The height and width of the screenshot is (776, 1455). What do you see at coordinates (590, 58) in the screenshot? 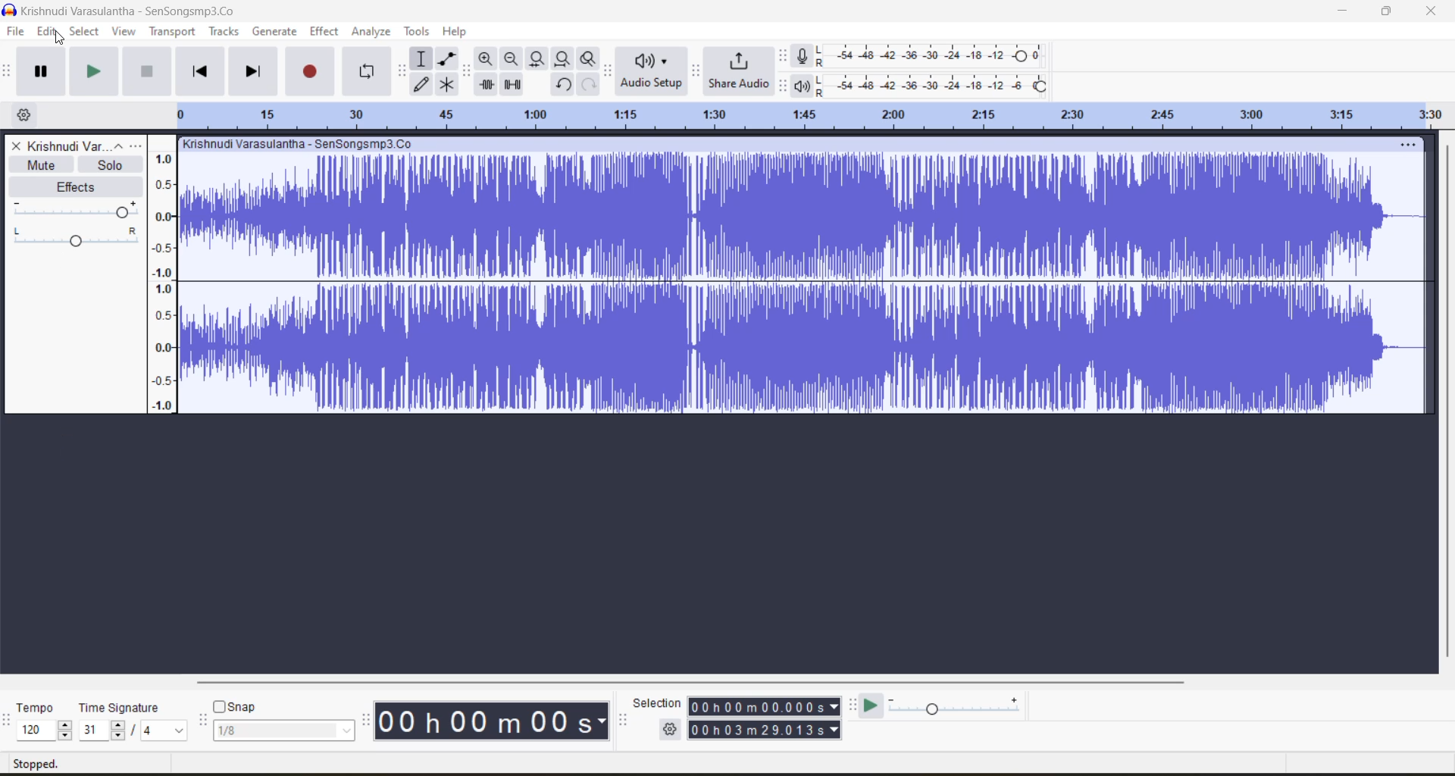
I see `zoom toggle` at bounding box center [590, 58].